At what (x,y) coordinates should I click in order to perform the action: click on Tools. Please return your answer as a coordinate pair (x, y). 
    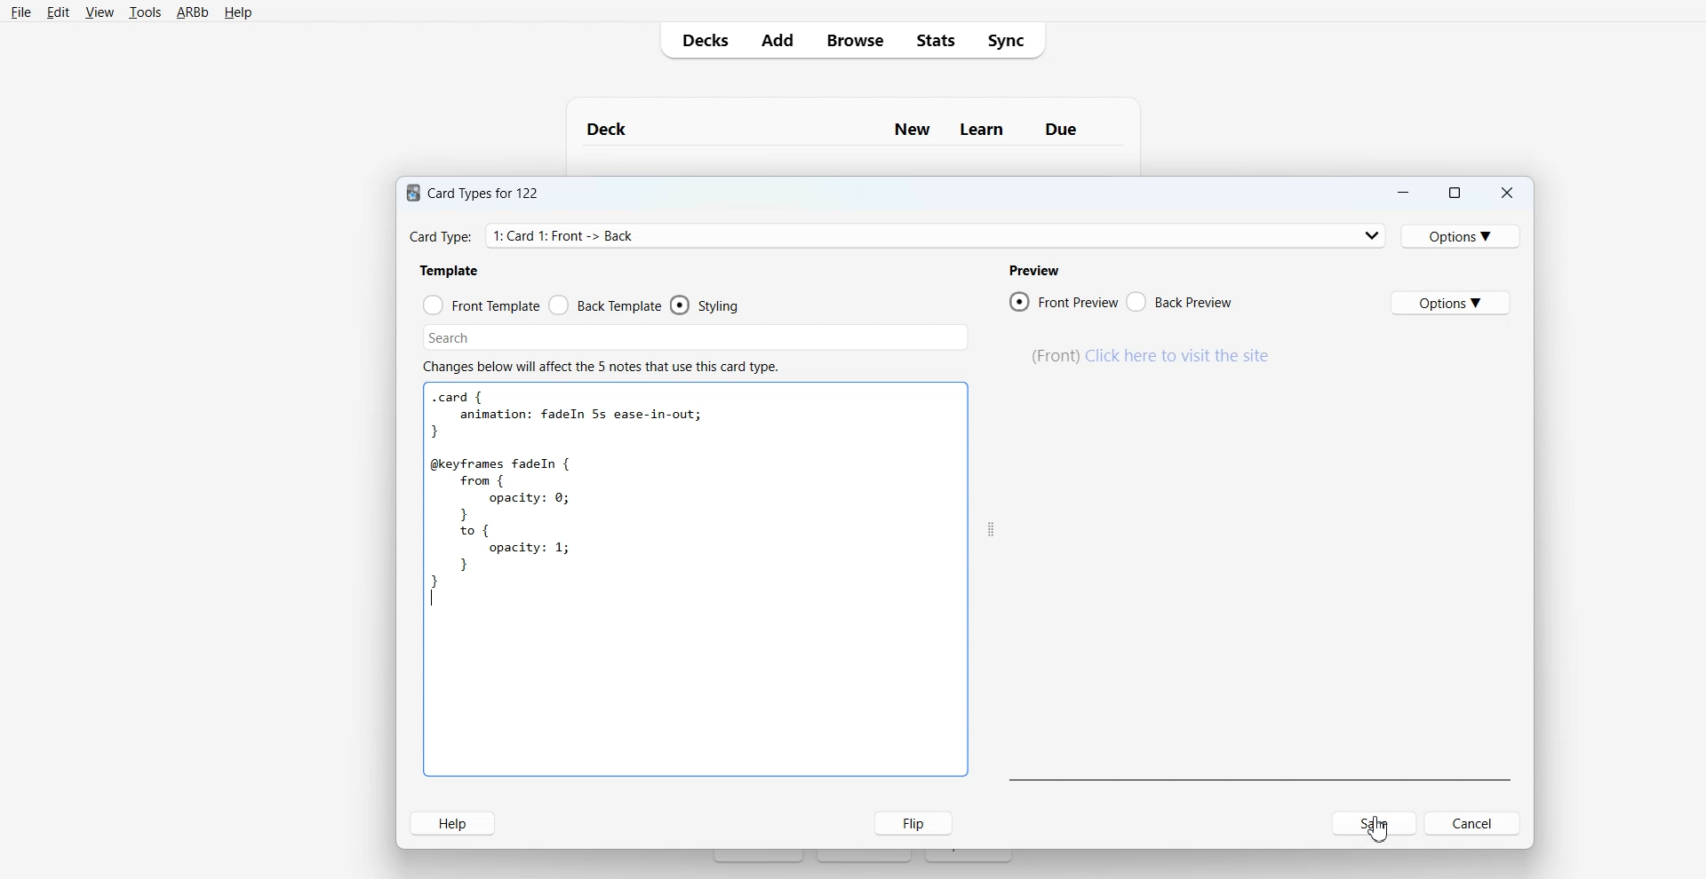
    Looking at the image, I should click on (145, 12).